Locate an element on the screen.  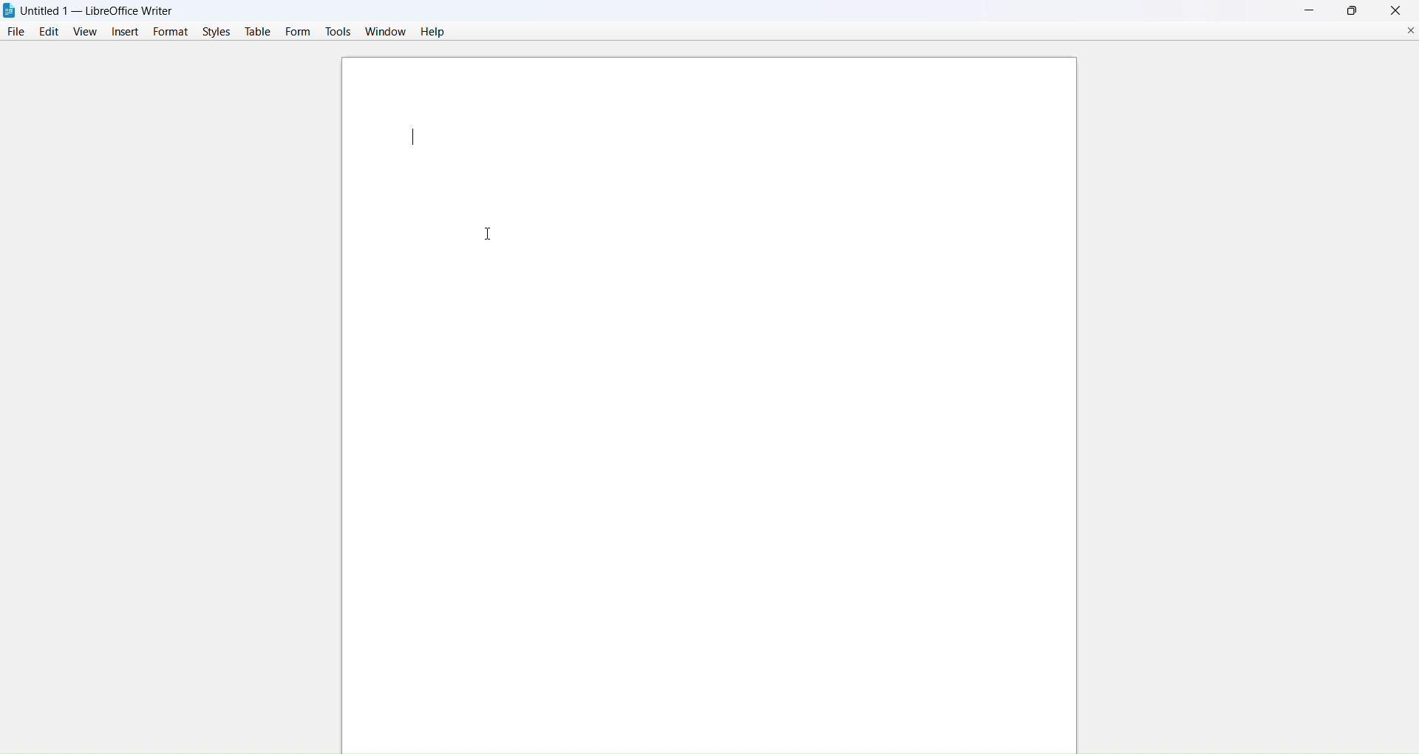
close is located at coordinates (1396, 10).